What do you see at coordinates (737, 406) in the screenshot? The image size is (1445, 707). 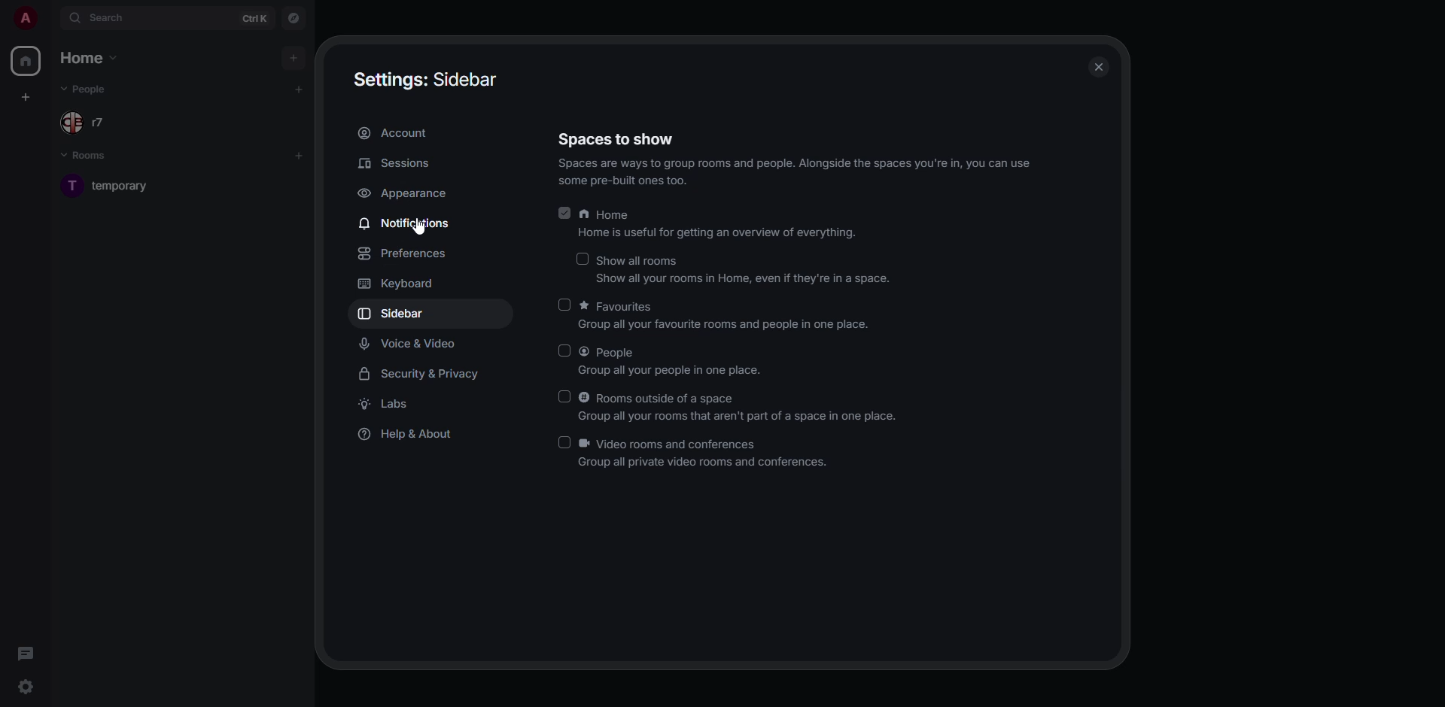 I see `rooms outside of a space` at bounding box center [737, 406].